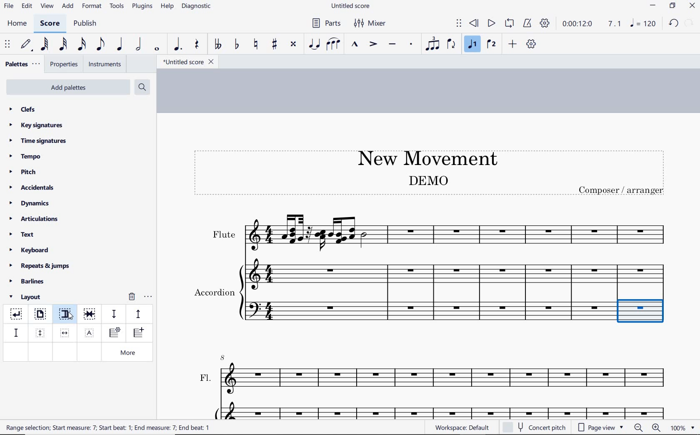 The image size is (700, 435). What do you see at coordinates (30, 250) in the screenshot?
I see `keyboard` at bounding box center [30, 250].